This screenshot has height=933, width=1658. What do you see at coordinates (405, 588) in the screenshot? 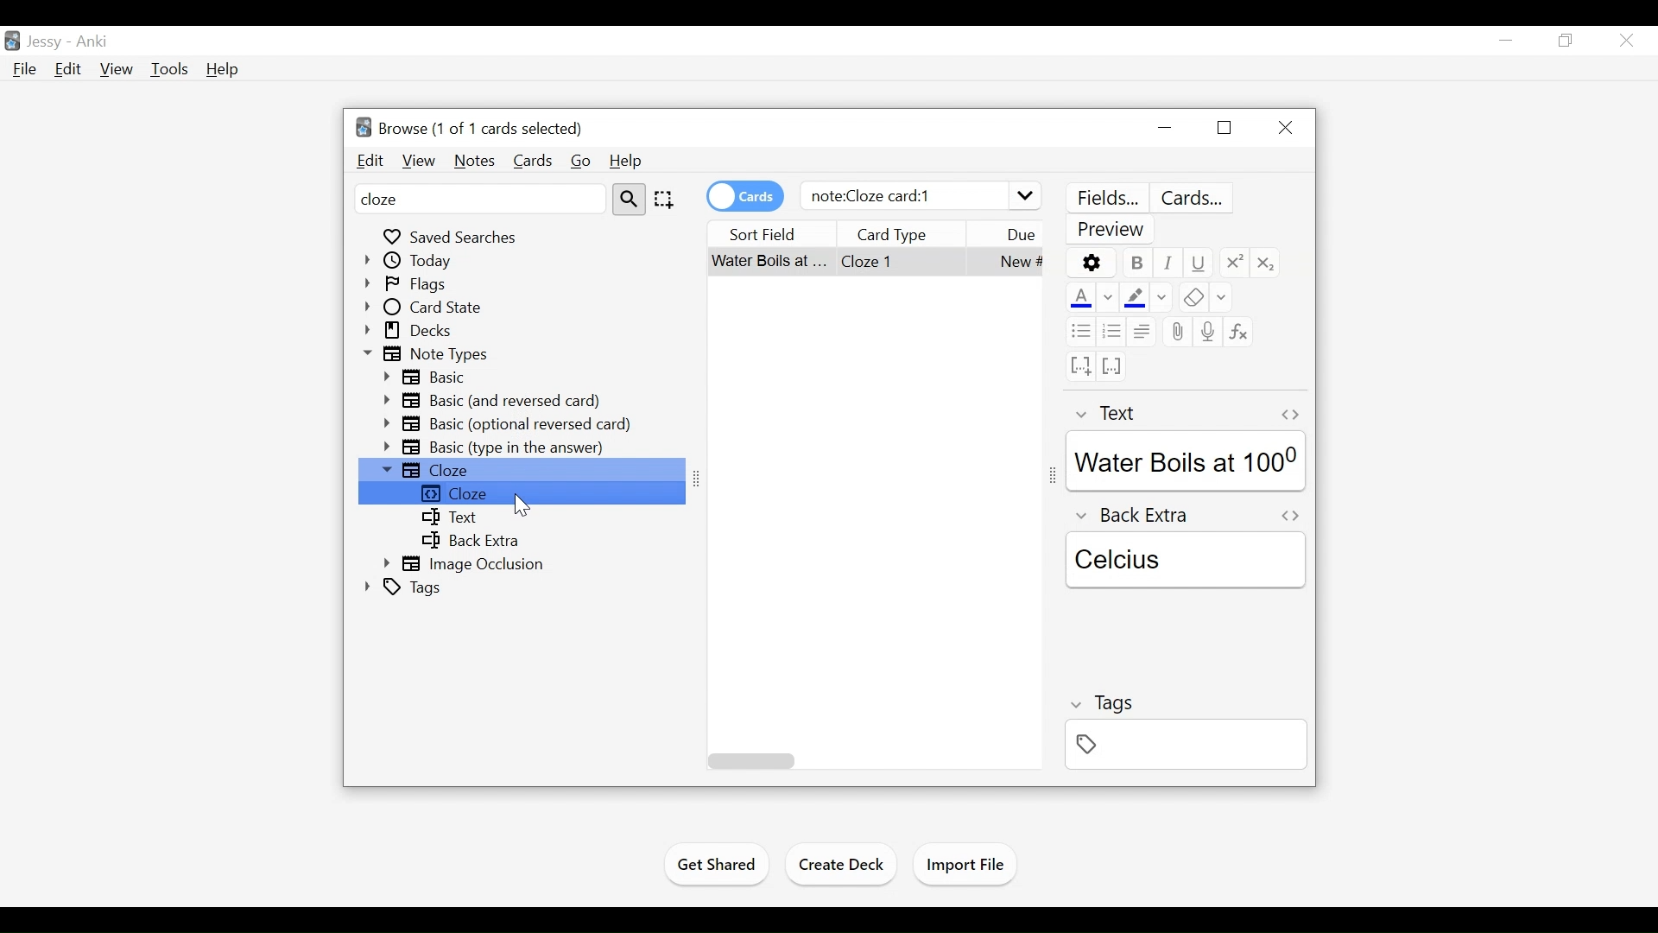
I see `Tags` at bounding box center [405, 588].